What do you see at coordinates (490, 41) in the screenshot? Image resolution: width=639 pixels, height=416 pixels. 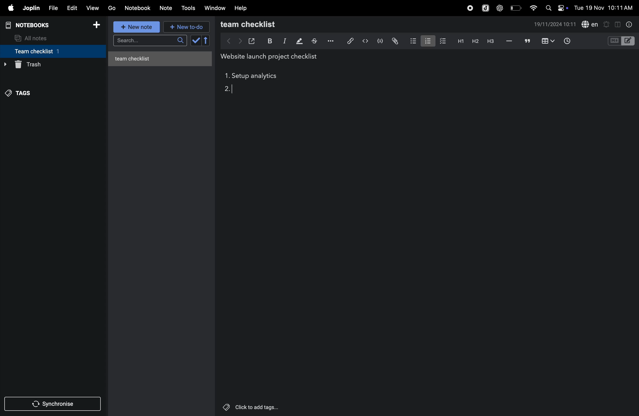 I see `heading 3` at bounding box center [490, 41].